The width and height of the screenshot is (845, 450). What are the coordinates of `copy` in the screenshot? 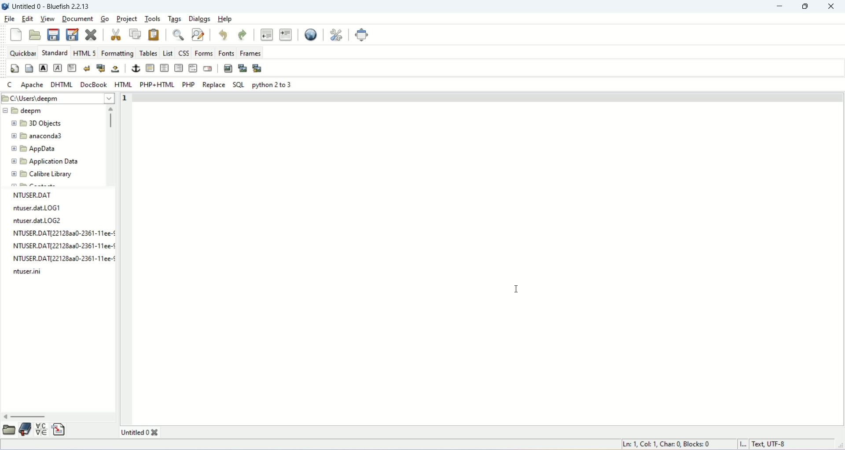 It's located at (135, 33).